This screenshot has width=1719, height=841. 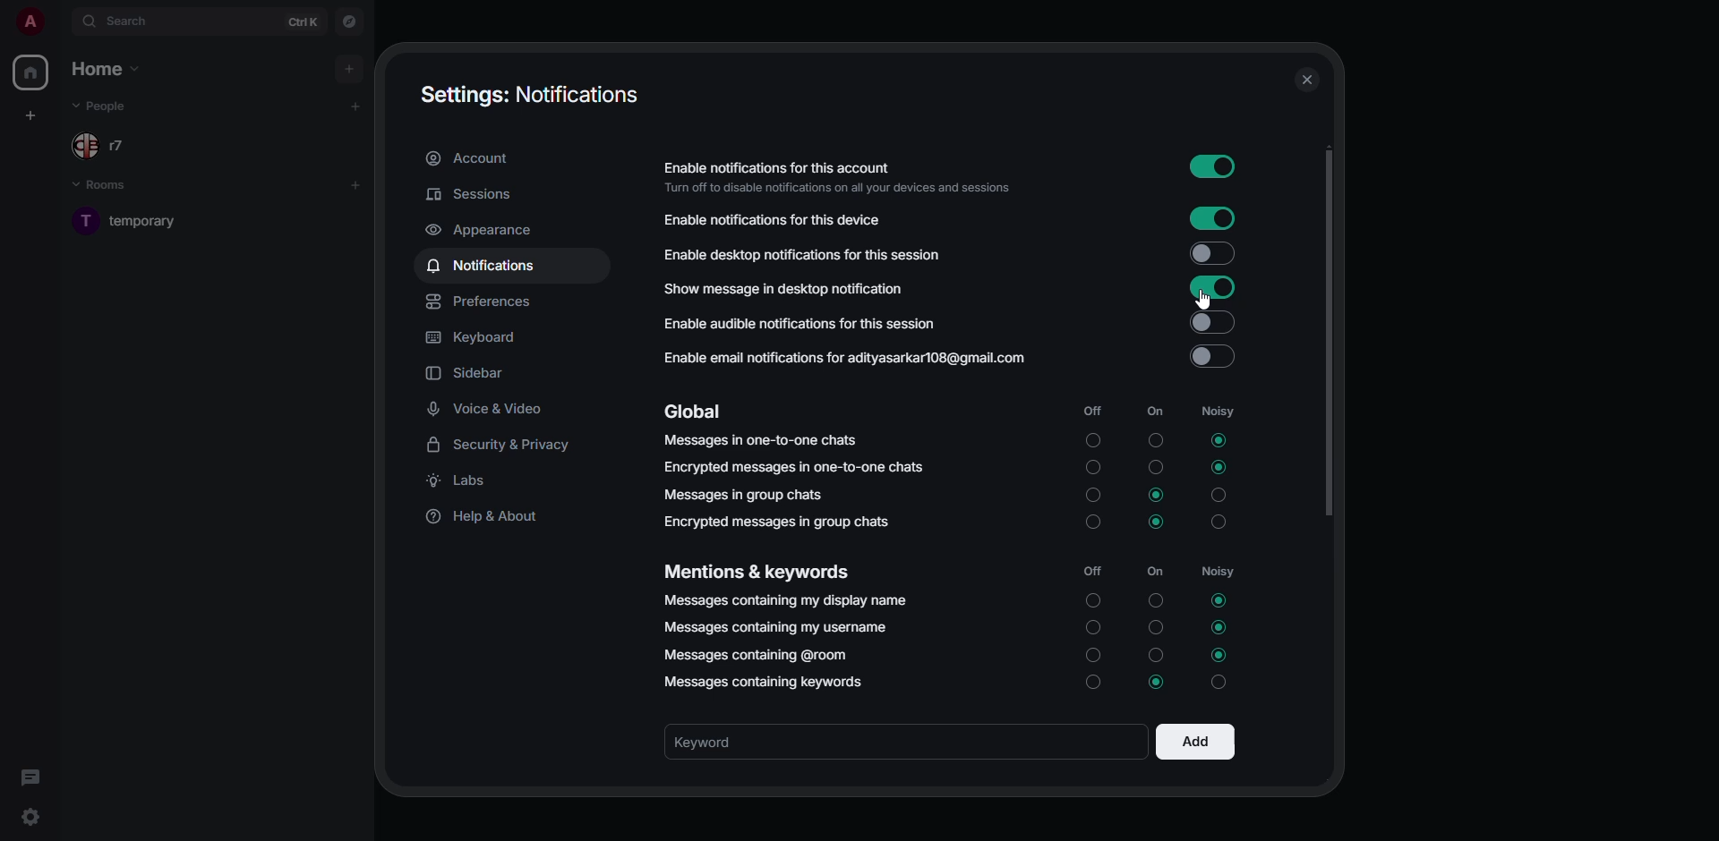 I want to click on noisy, so click(x=1219, y=494).